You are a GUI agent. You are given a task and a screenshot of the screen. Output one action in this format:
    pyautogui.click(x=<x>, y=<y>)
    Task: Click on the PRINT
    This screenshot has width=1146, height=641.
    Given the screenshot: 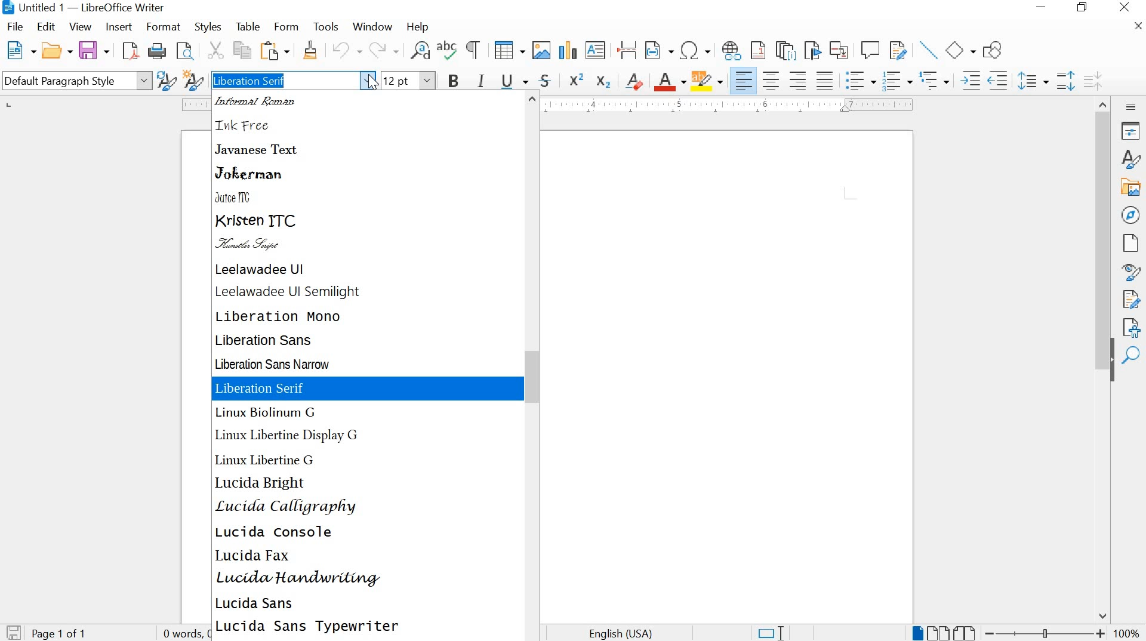 What is the action you would take?
    pyautogui.click(x=157, y=51)
    